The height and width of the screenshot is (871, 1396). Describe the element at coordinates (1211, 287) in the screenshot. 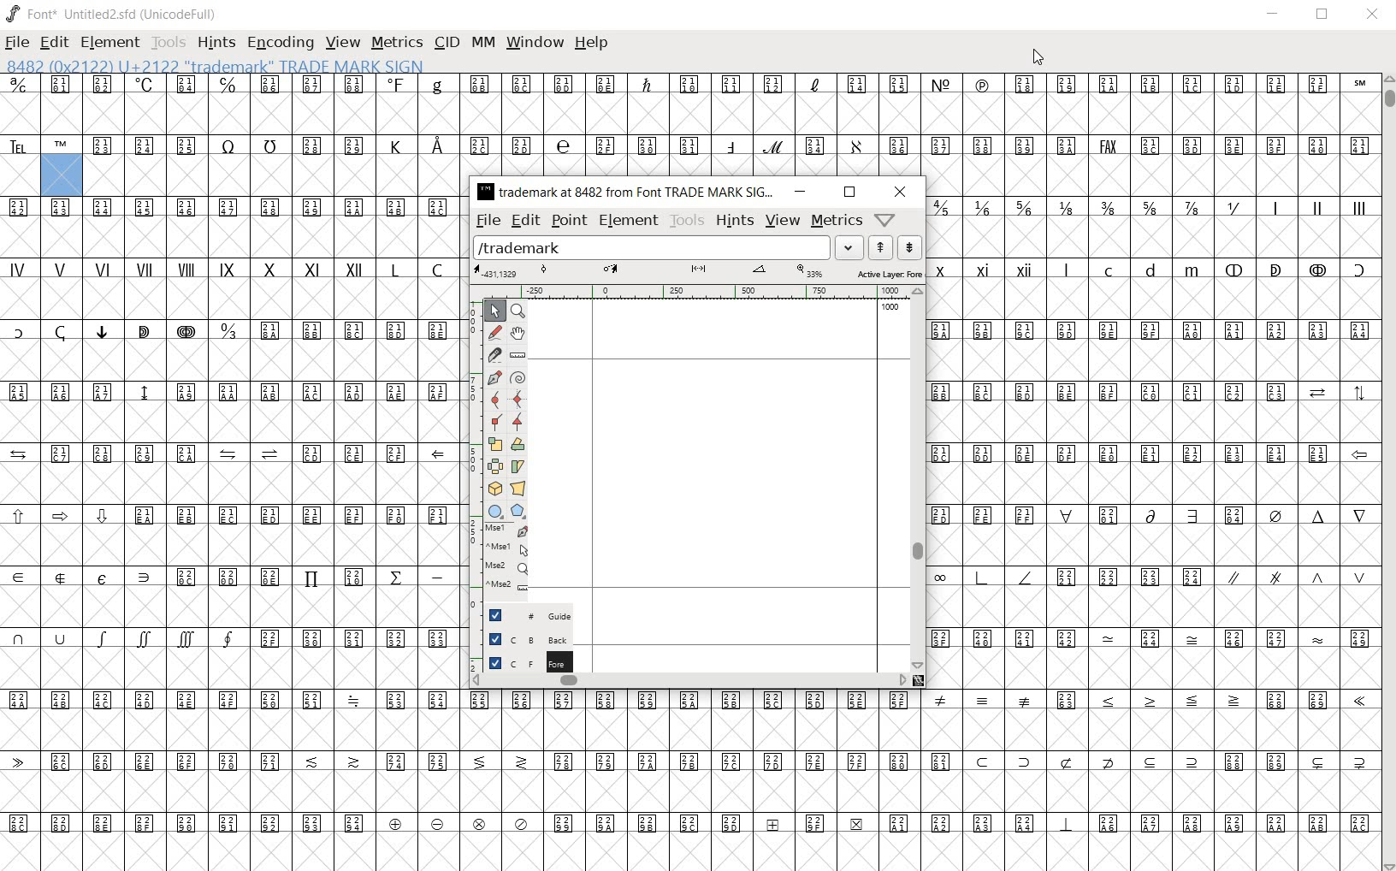

I see `special characters` at that location.